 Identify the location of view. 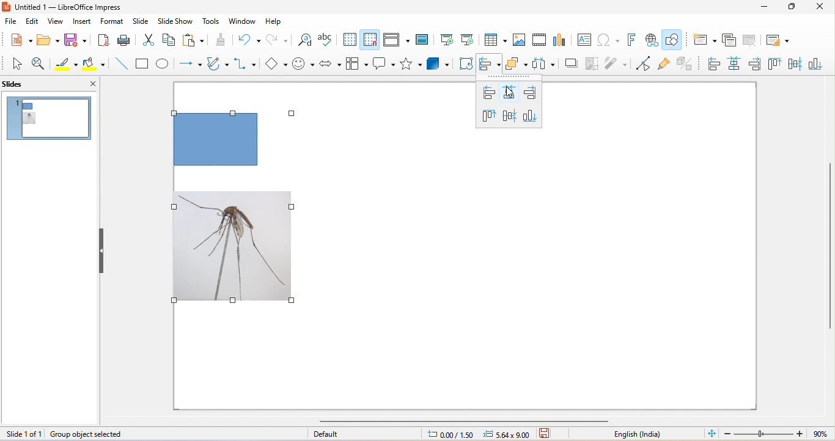
(54, 23).